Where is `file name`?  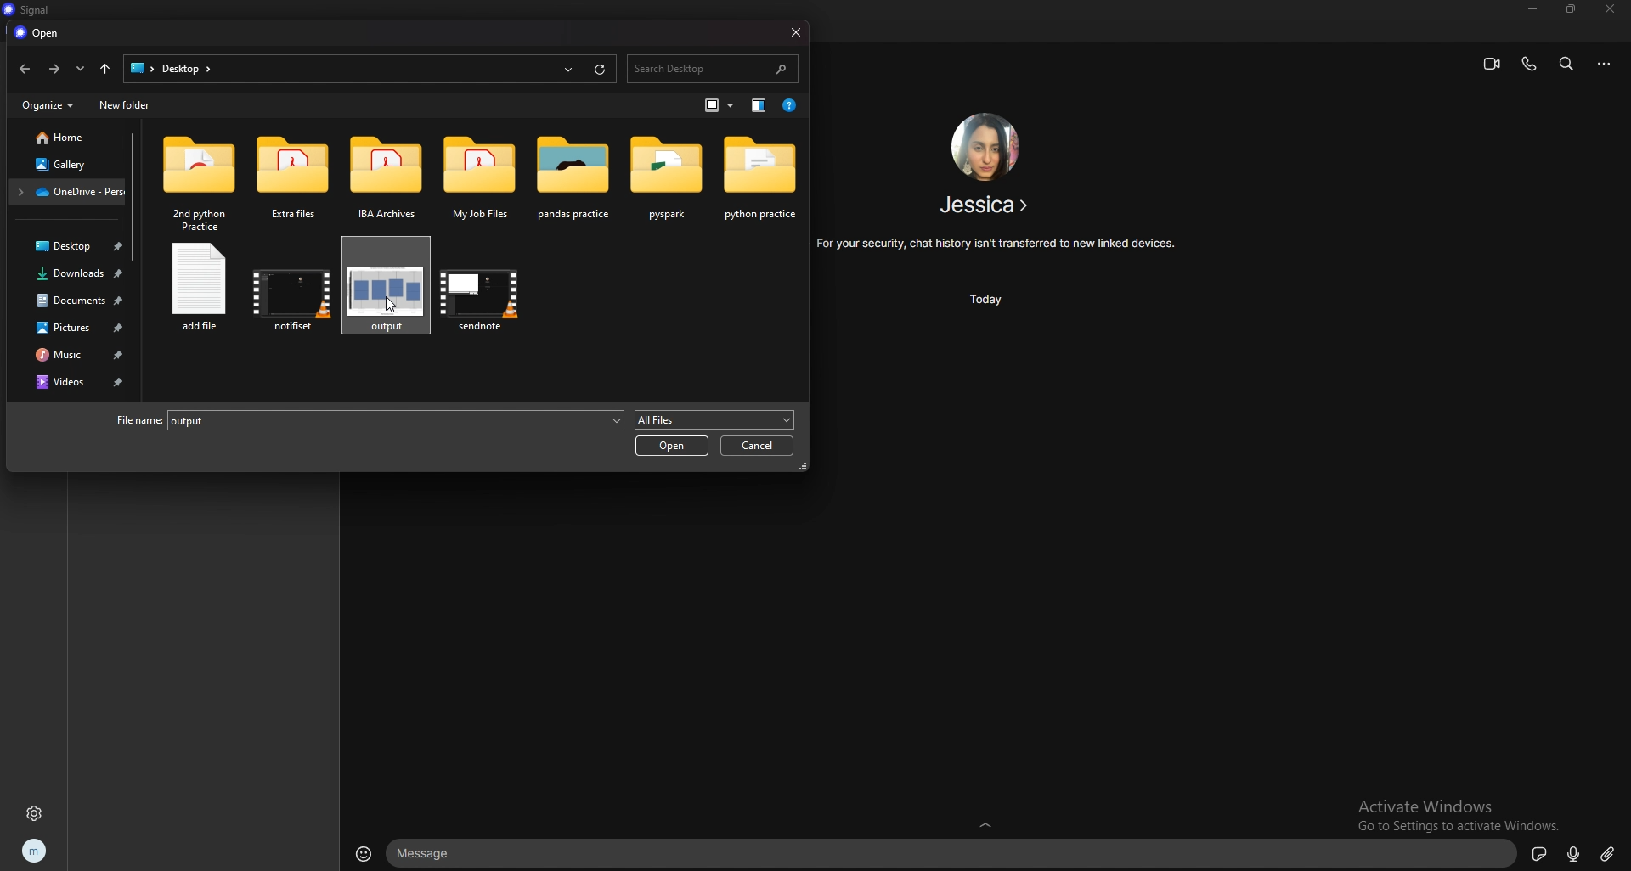
file name is located at coordinates (368, 422).